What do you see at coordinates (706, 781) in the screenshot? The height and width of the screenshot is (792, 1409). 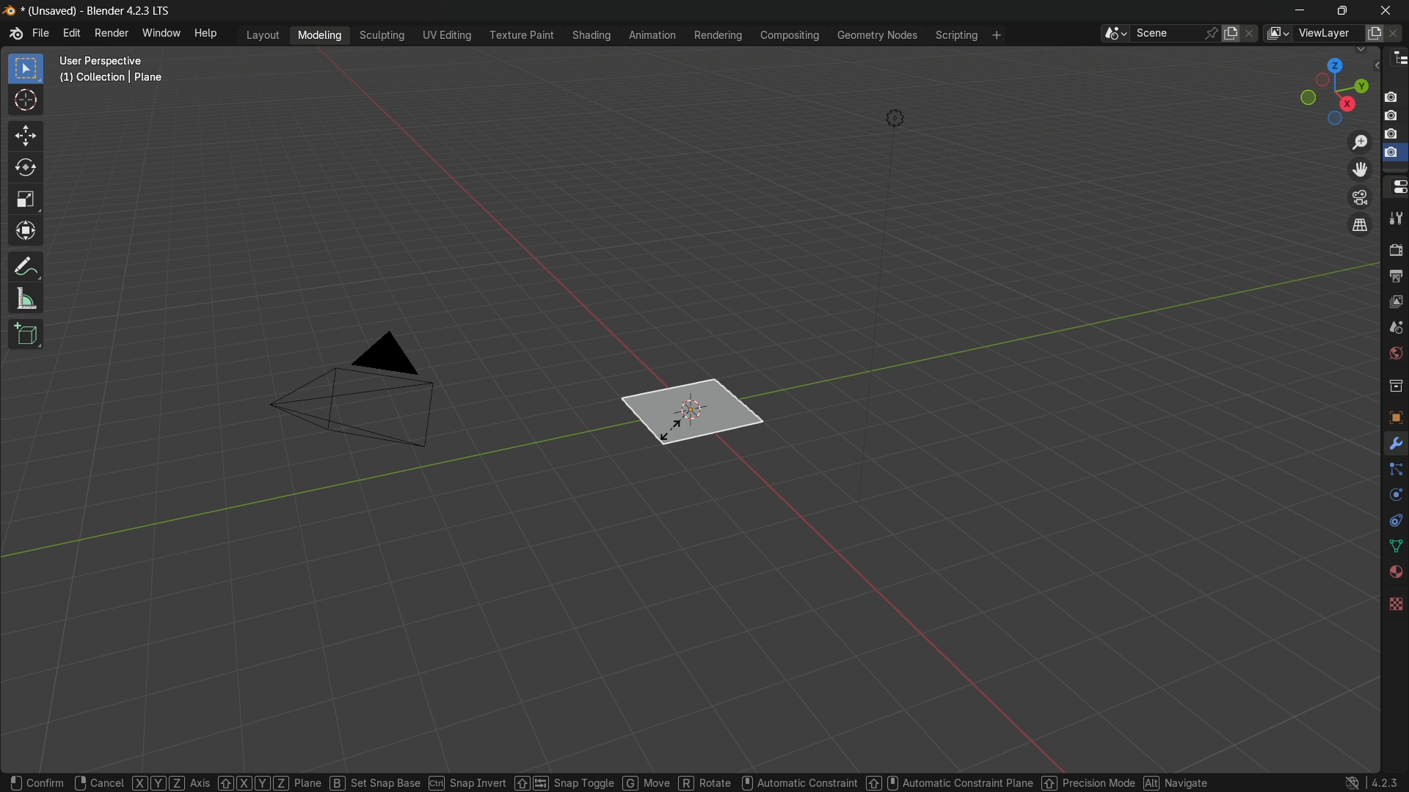 I see `R rotate` at bounding box center [706, 781].